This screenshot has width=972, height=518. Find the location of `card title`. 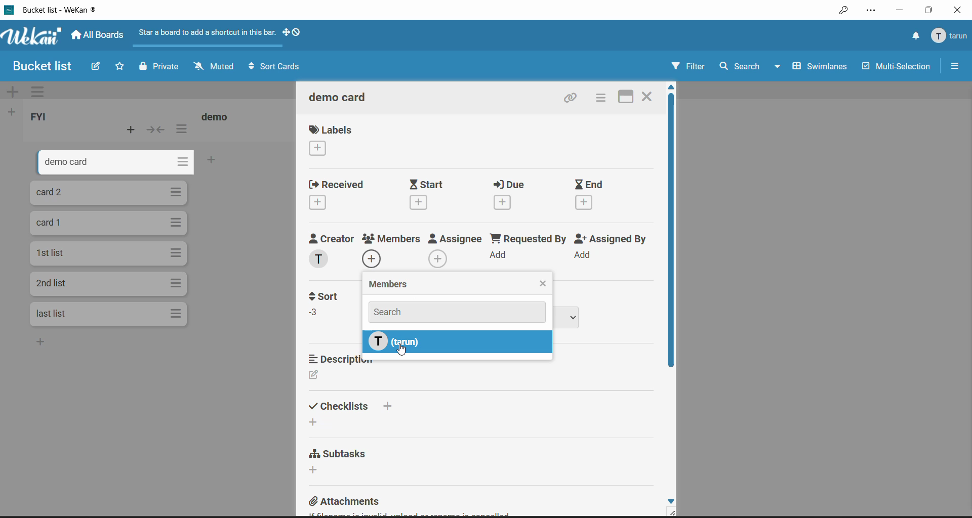

card title is located at coordinates (340, 98).